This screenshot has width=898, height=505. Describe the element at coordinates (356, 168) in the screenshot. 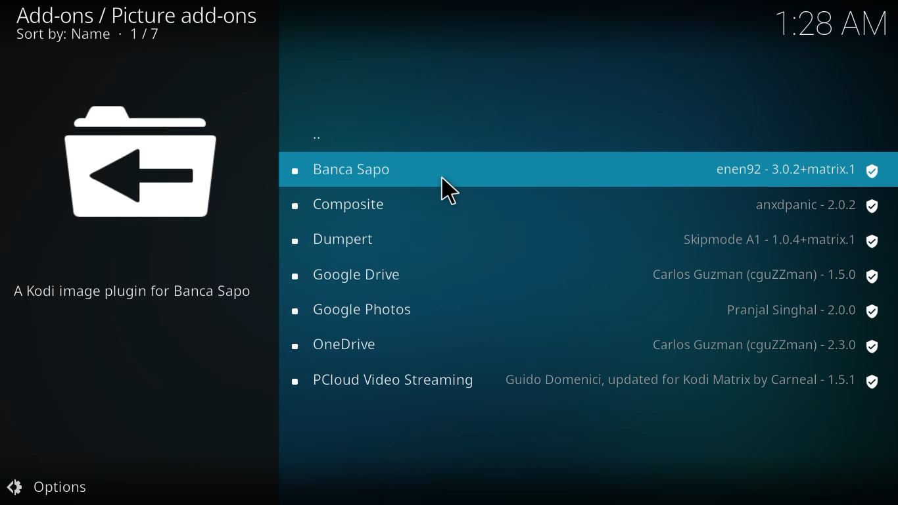

I see `banca sapo` at that location.